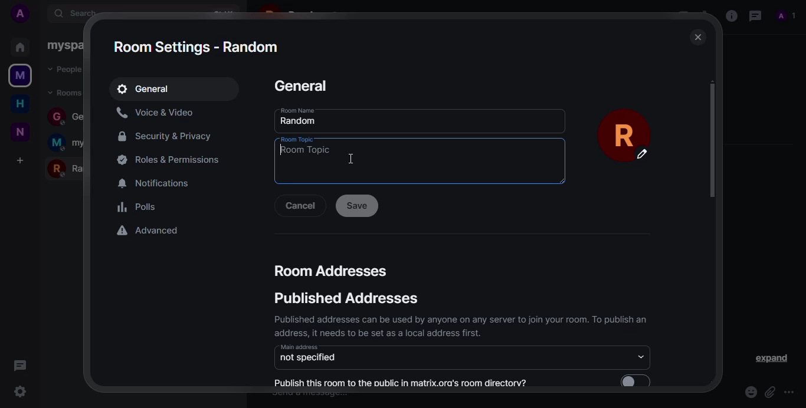  I want to click on random, so click(299, 121).